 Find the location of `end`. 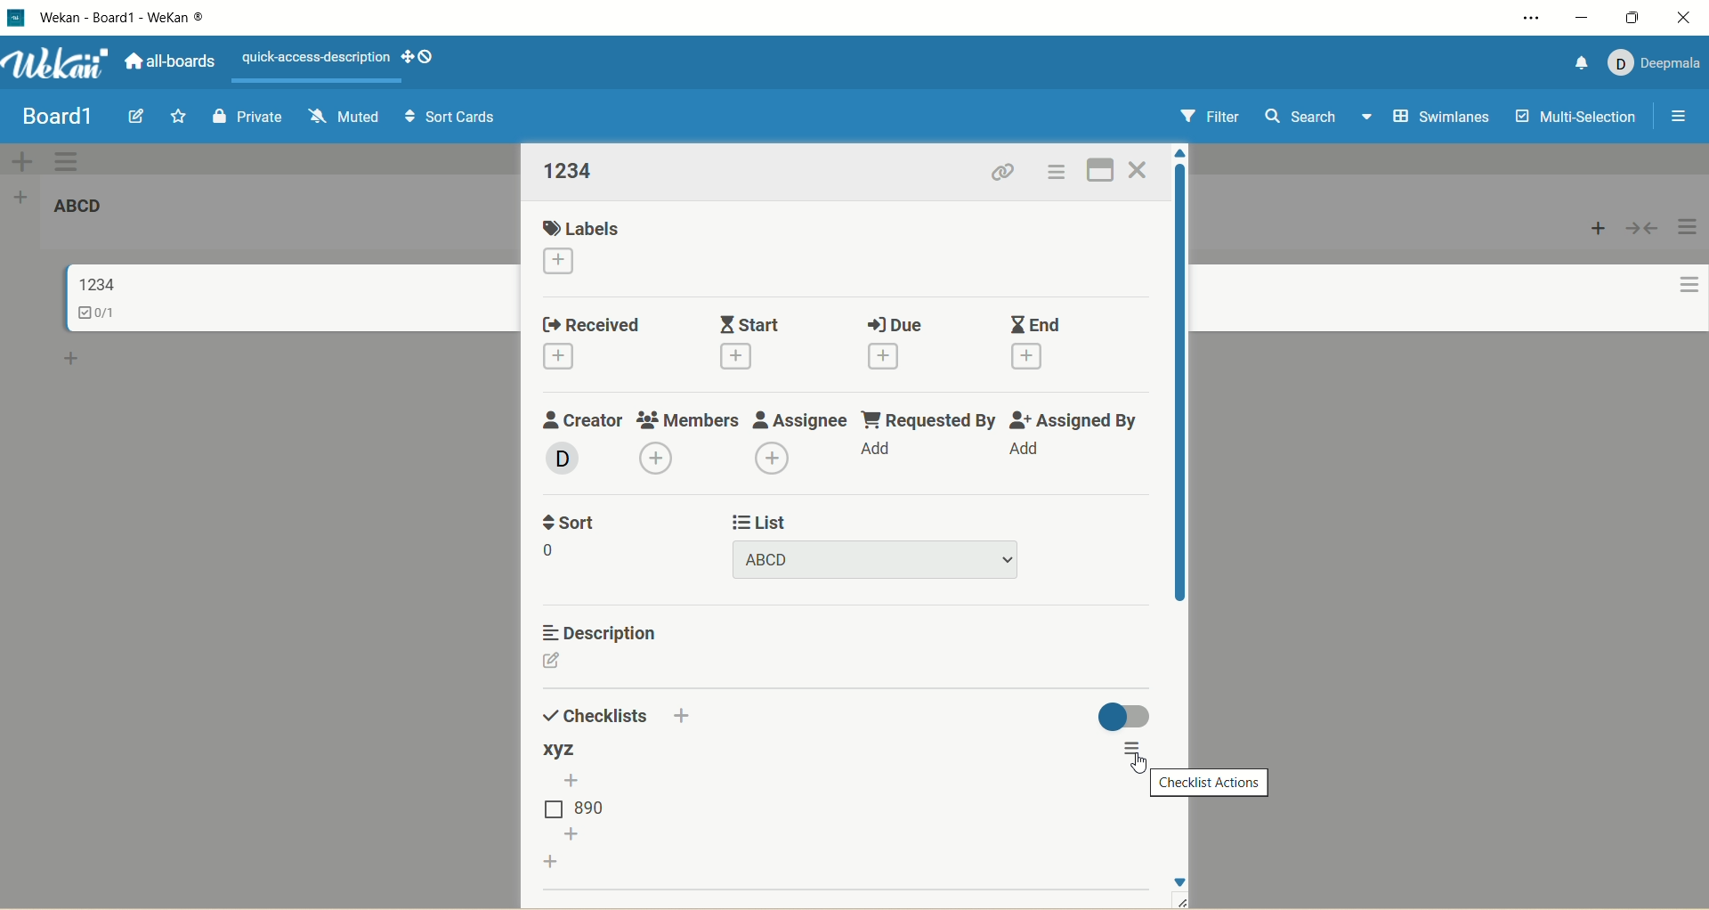

end is located at coordinates (1033, 323).